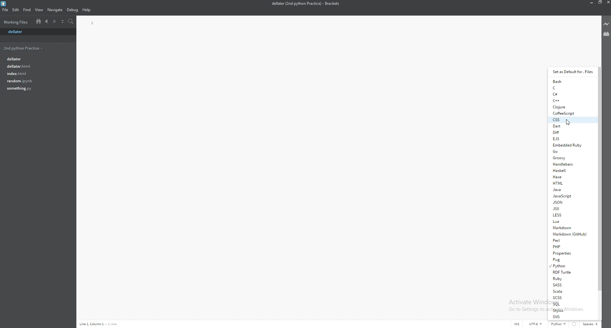 This screenshot has width=611, height=328. I want to click on cursor mode, so click(516, 325).